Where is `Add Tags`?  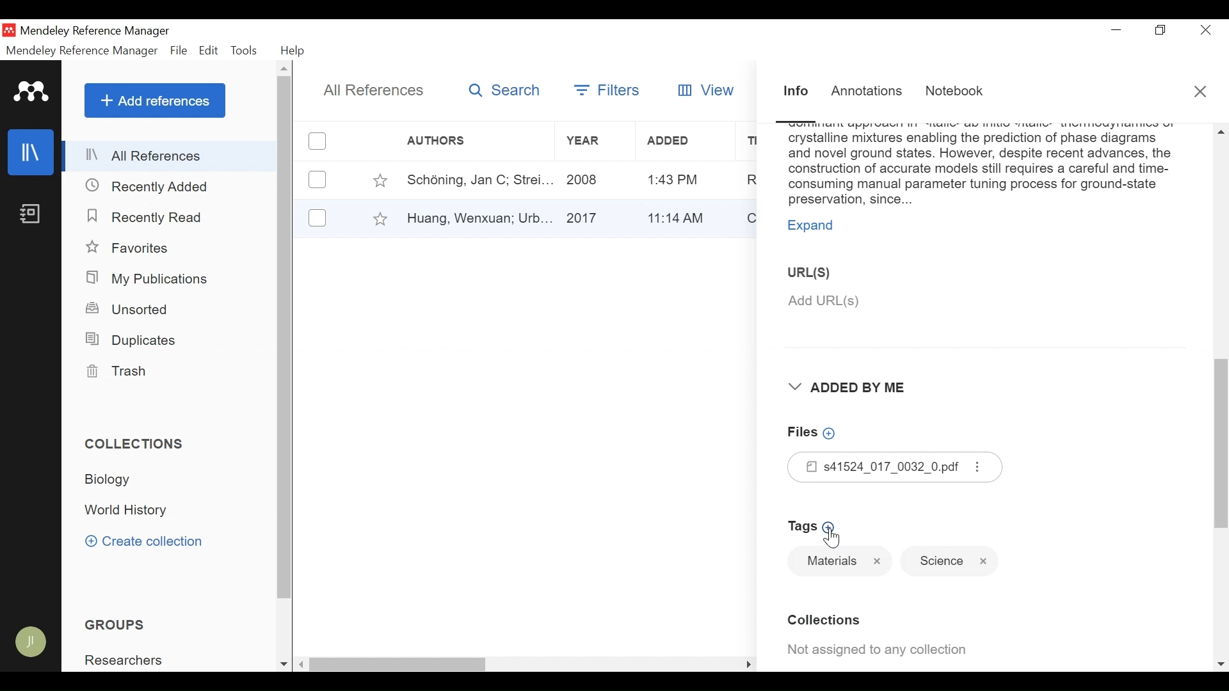 Add Tags is located at coordinates (815, 527).